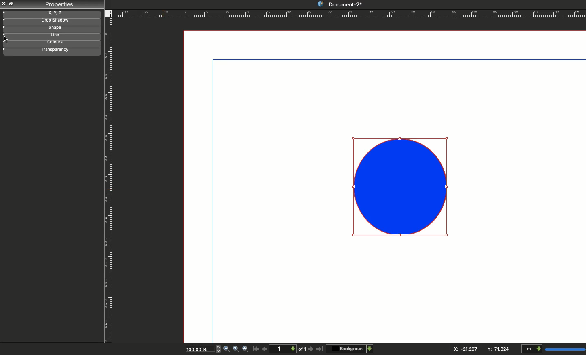 This screenshot has width=586, height=355. What do you see at coordinates (265, 349) in the screenshot?
I see `Previous page` at bounding box center [265, 349].